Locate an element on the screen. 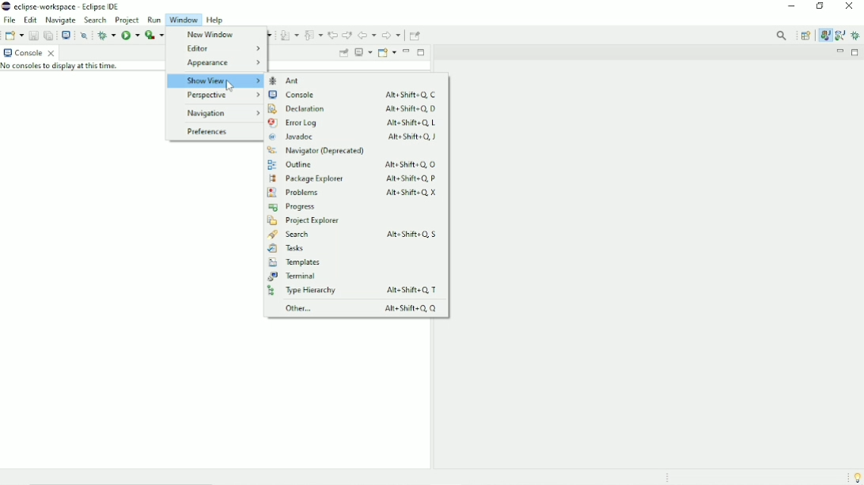 This screenshot has width=864, height=485. Minimize is located at coordinates (792, 7).